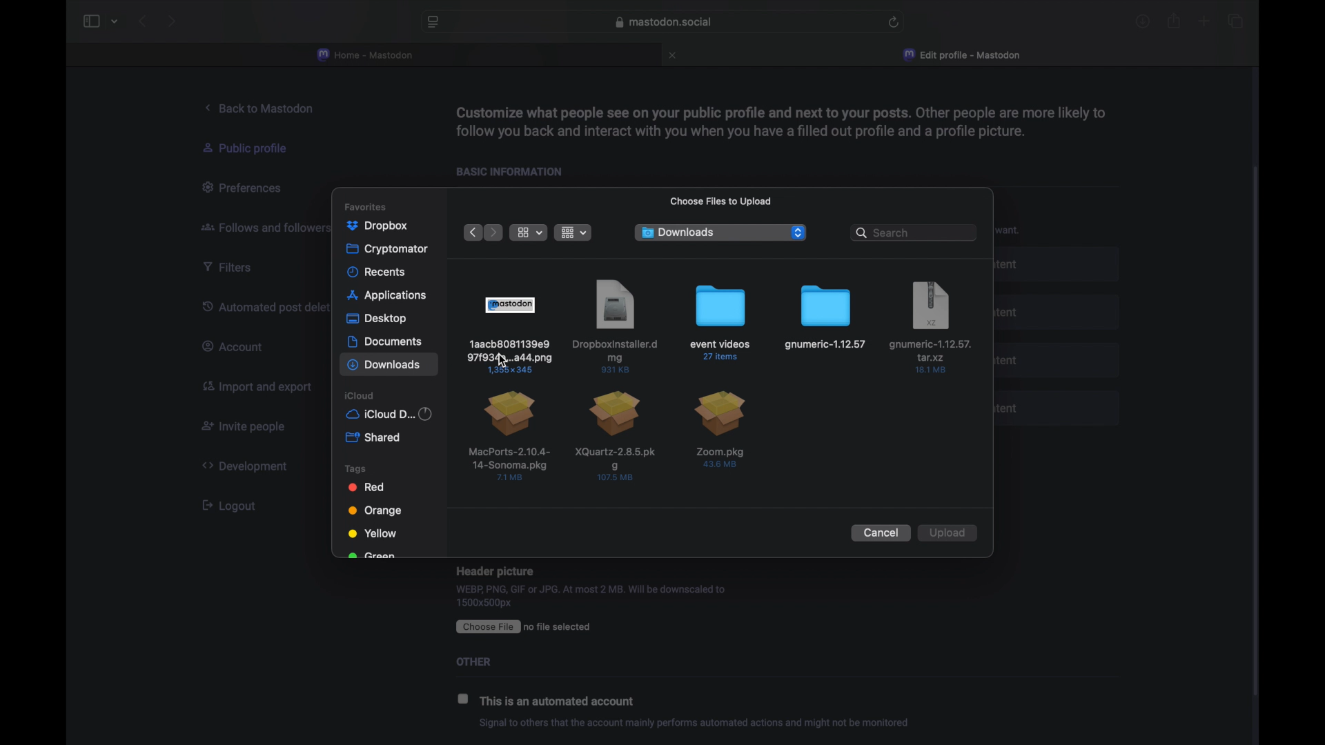  I want to click on back, so click(142, 21).